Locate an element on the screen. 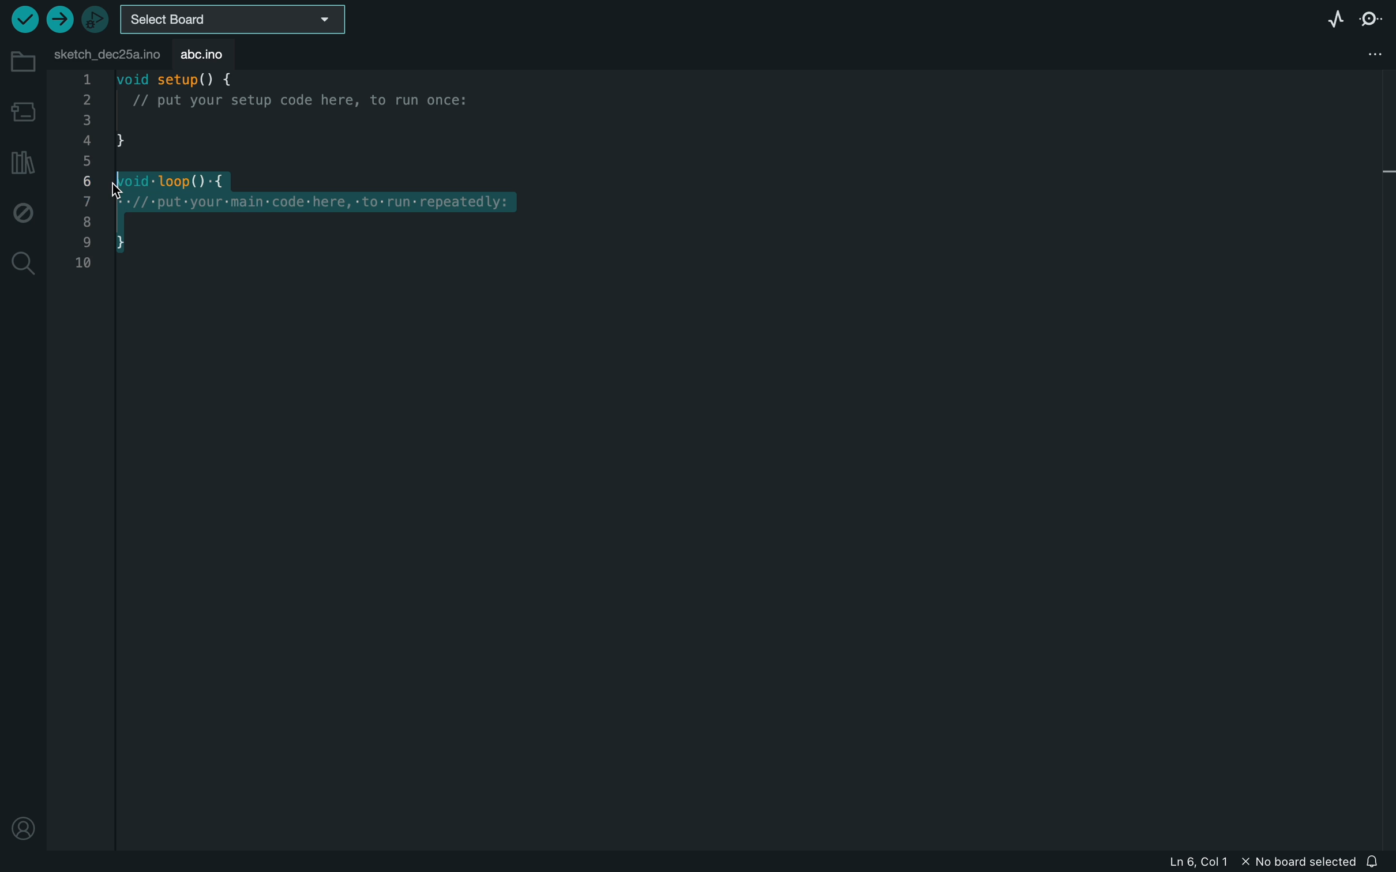  cursor is located at coordinates (138, 182).